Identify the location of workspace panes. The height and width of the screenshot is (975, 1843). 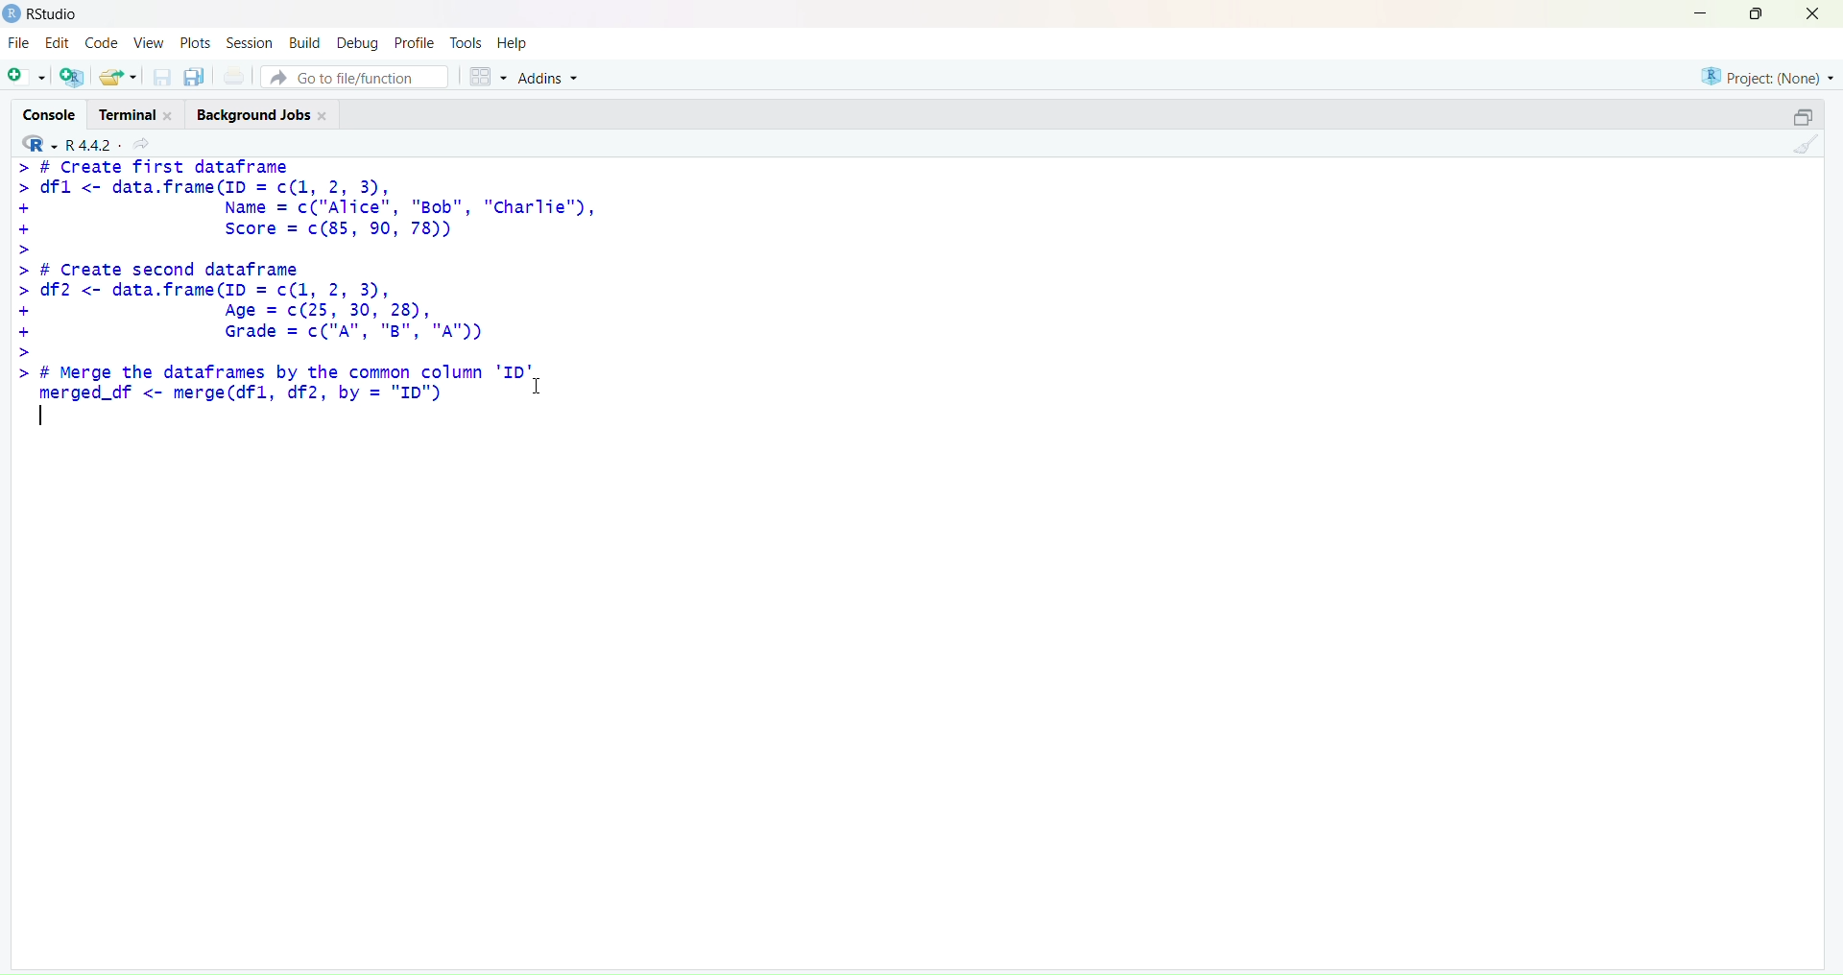
(488, 76).